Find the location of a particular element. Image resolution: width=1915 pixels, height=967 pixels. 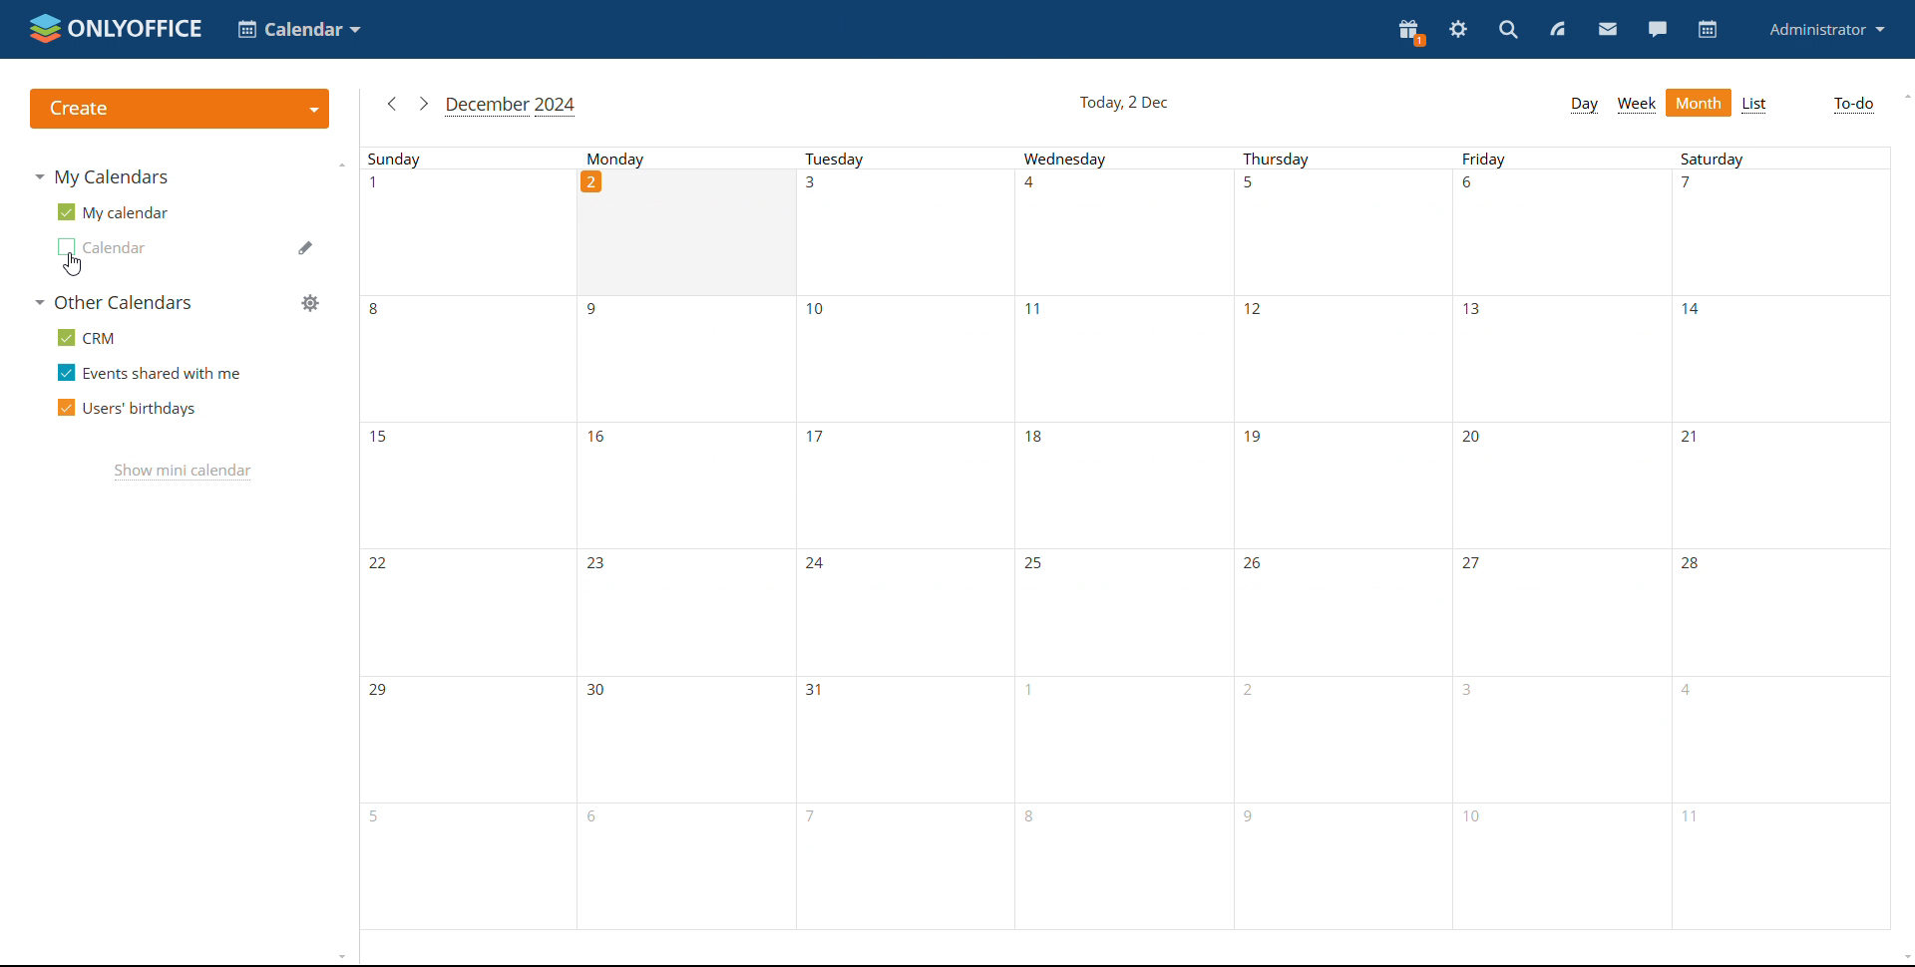

30 is located at coordinates (682, 739).